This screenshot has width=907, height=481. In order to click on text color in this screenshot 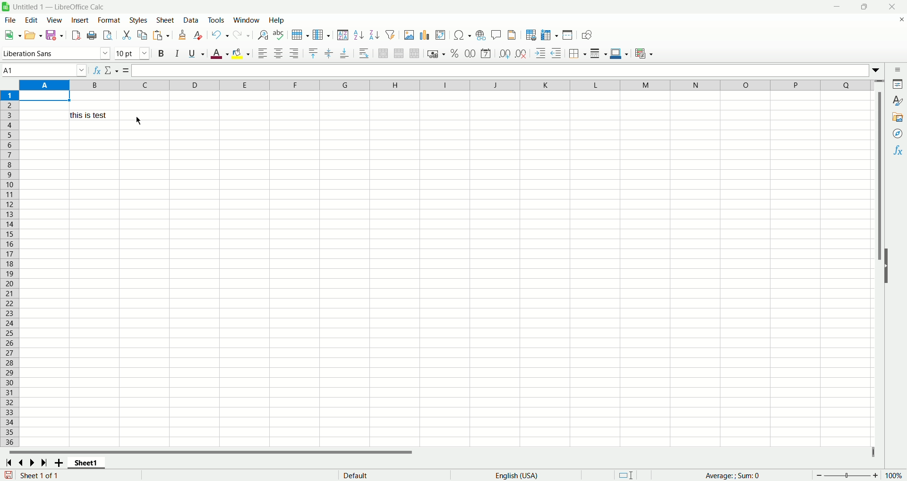, I will do `click(221, 54)`.